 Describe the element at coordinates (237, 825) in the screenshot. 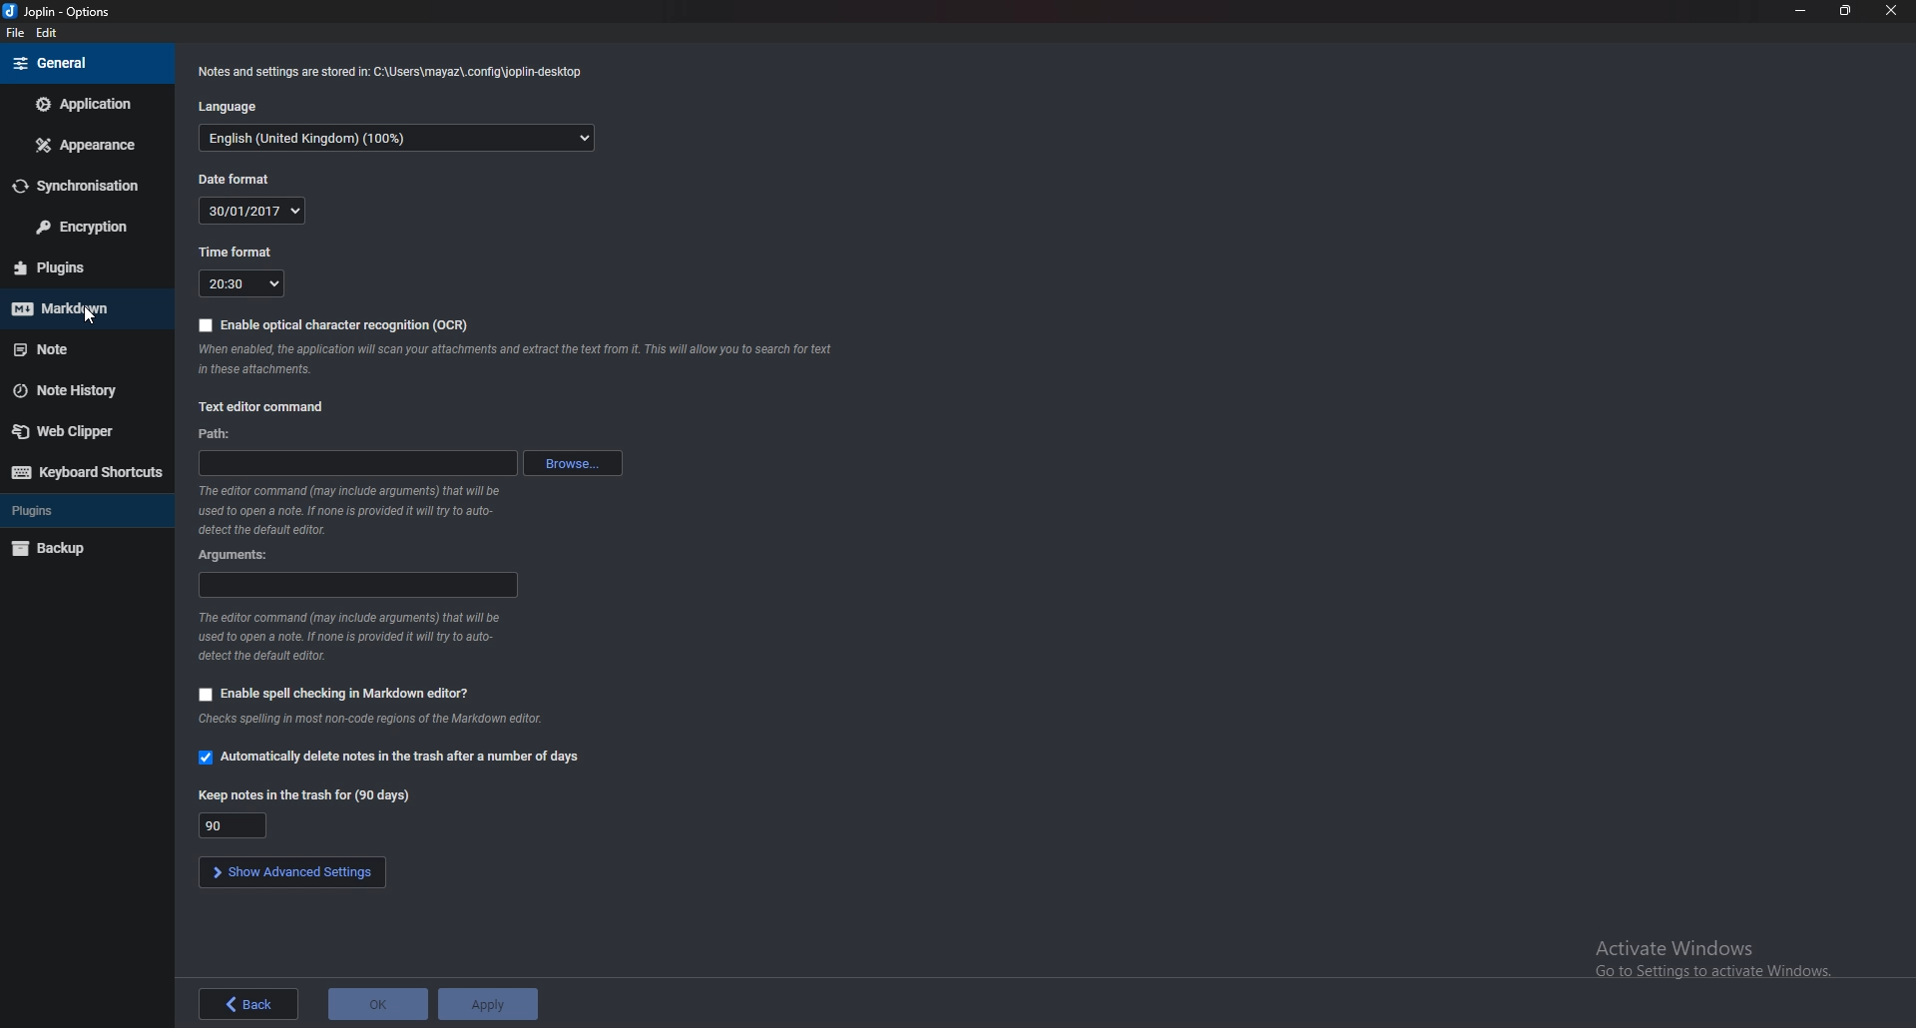

I see `Keep notes in the trash for` at that location.